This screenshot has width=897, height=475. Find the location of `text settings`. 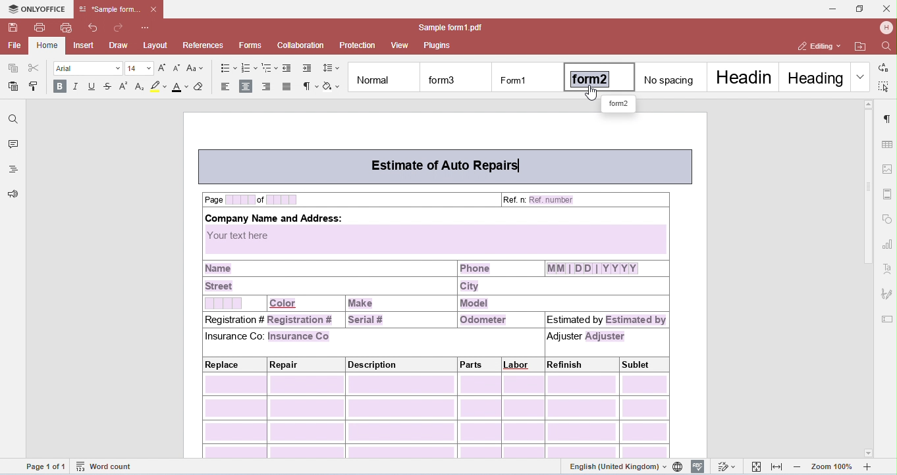

text settings is located at coordinates (888, 269).